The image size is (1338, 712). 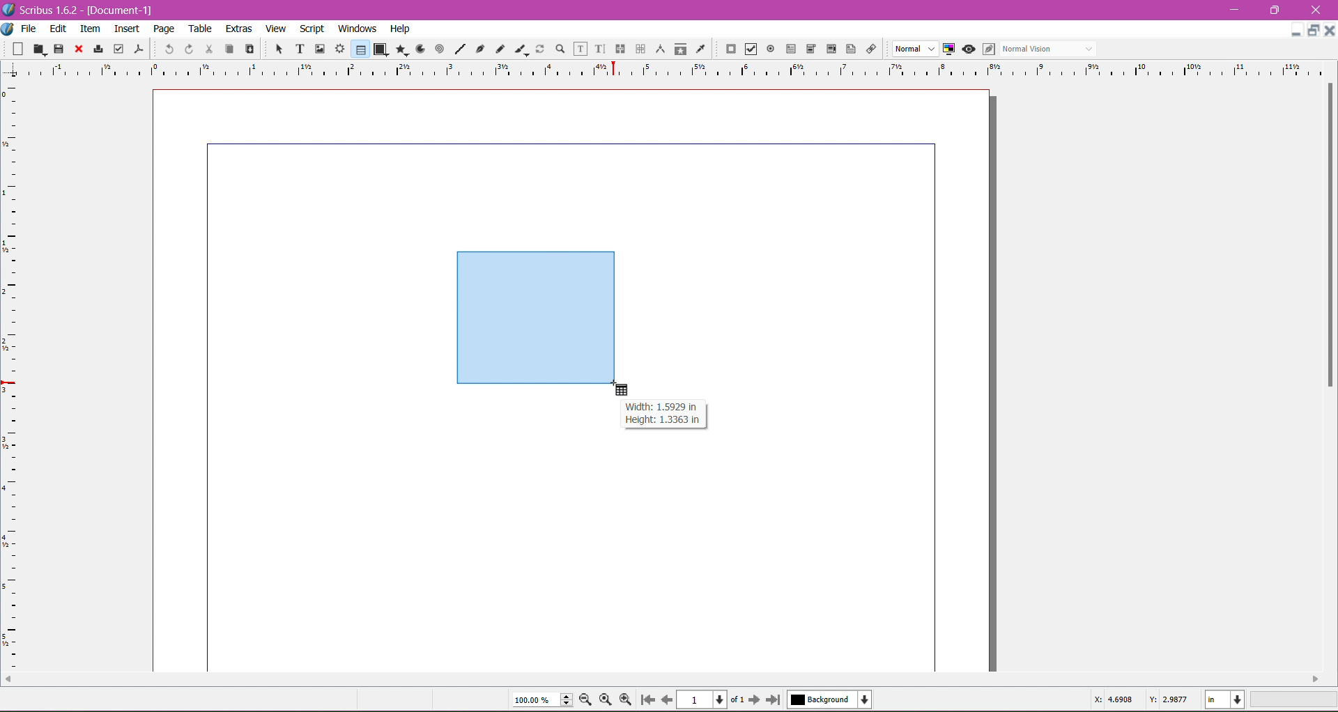 What do you see at coordinates (660, 678) in the screenshot?
I see `scroll bar` at bounding box center [660, 678].